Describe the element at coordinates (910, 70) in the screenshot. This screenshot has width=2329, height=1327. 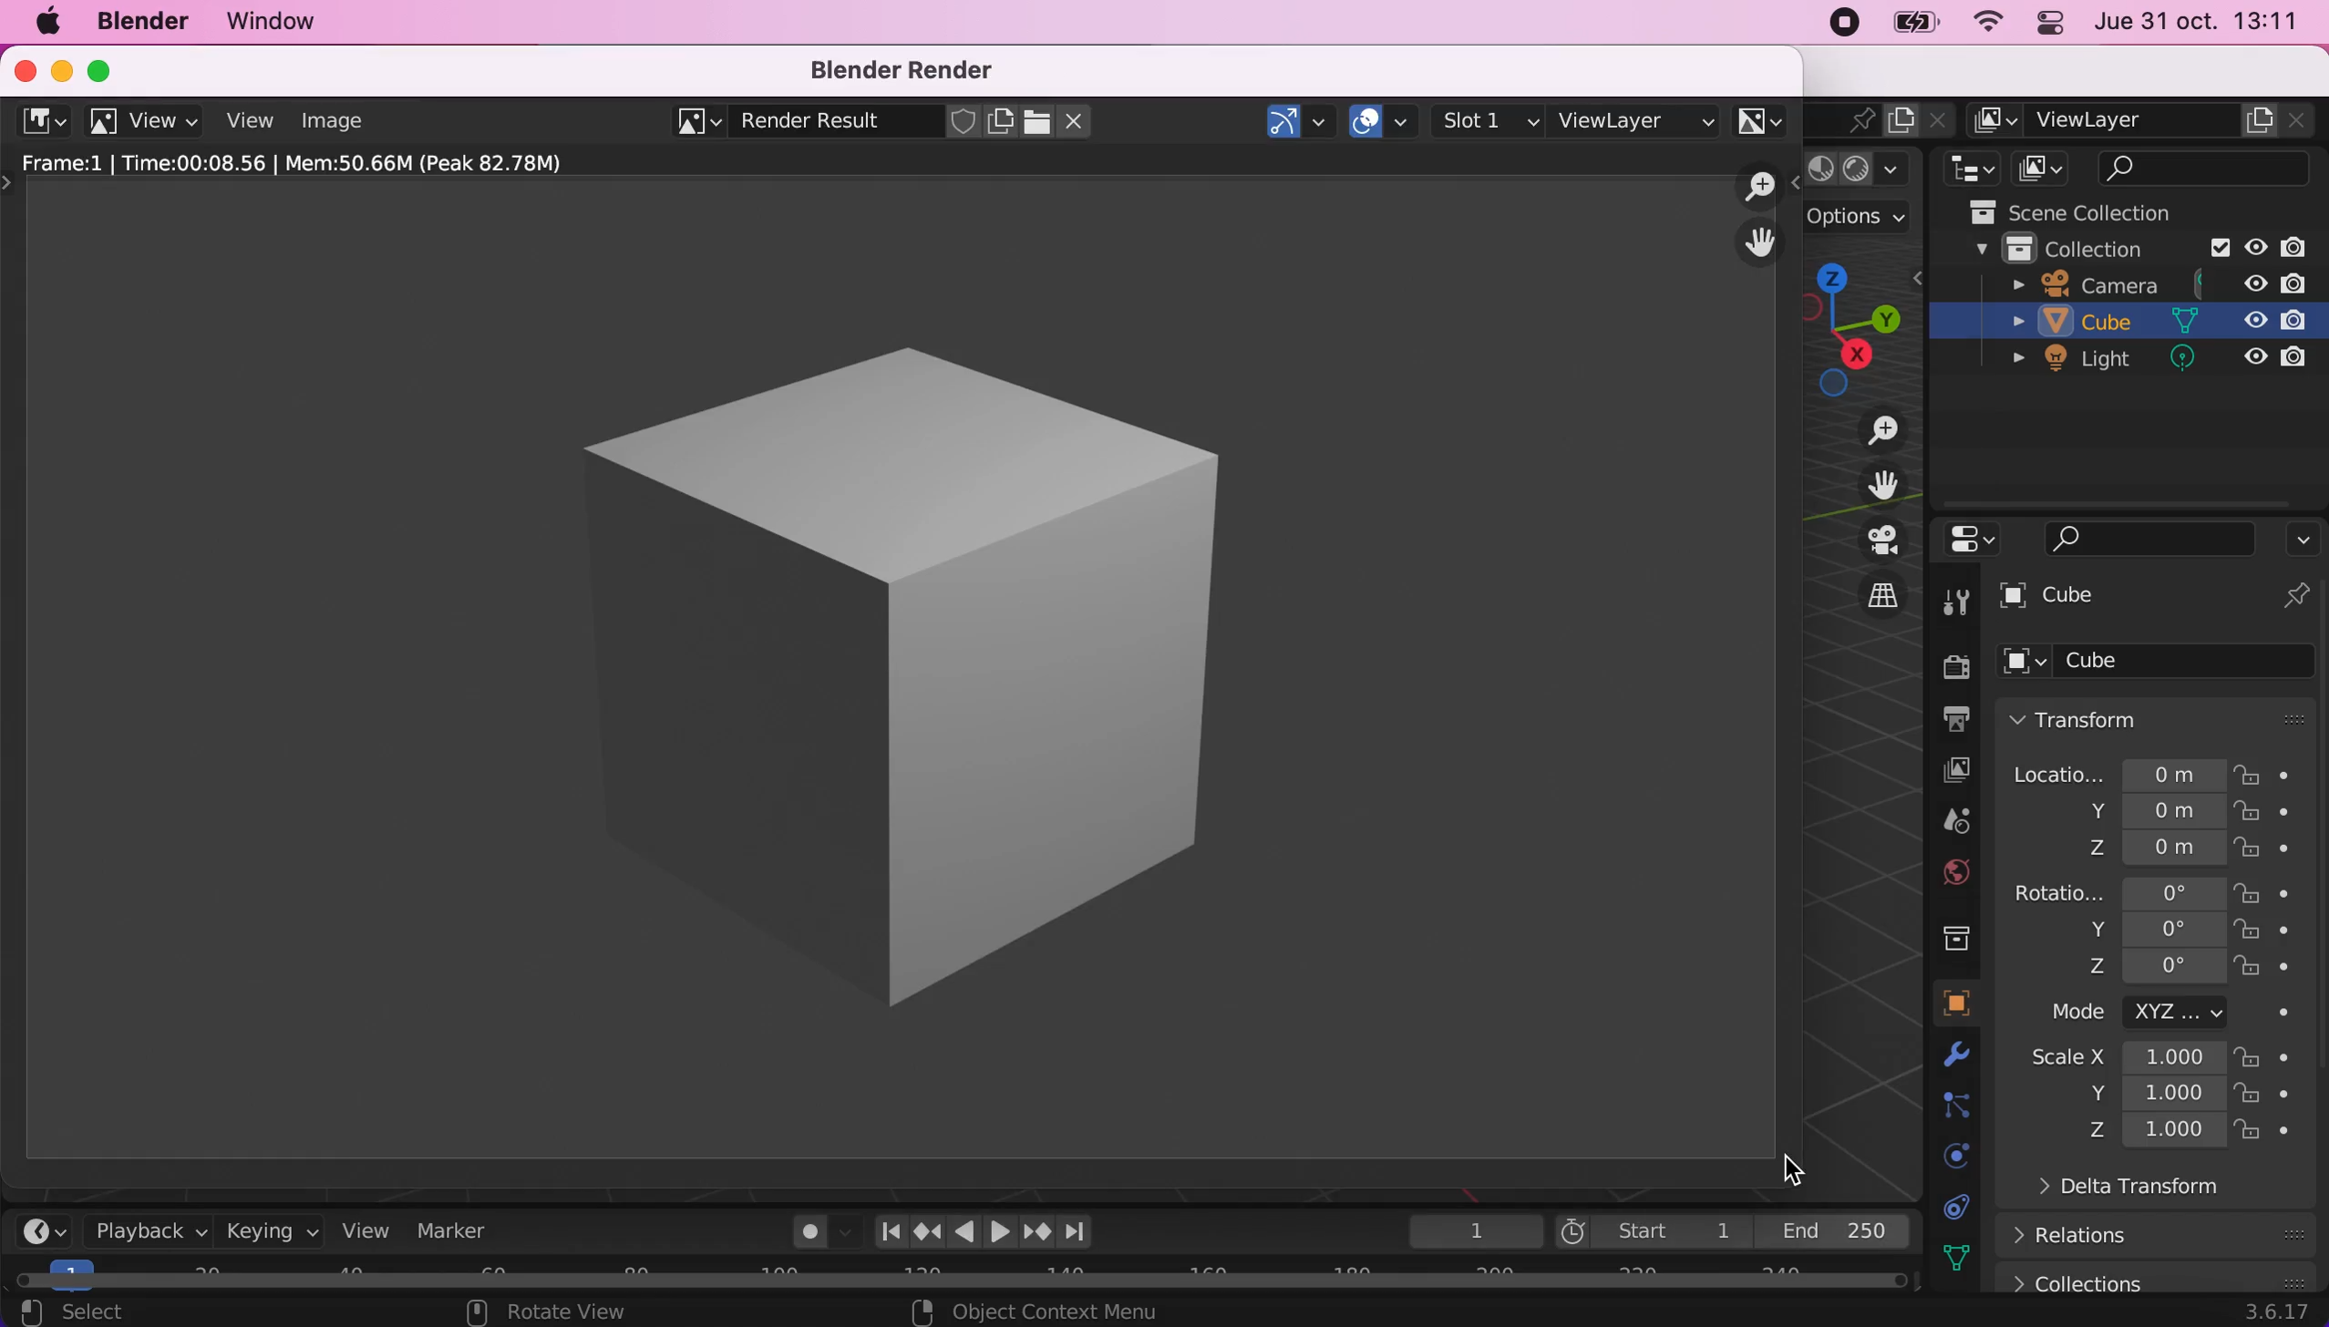
I see `blender render` at that location.